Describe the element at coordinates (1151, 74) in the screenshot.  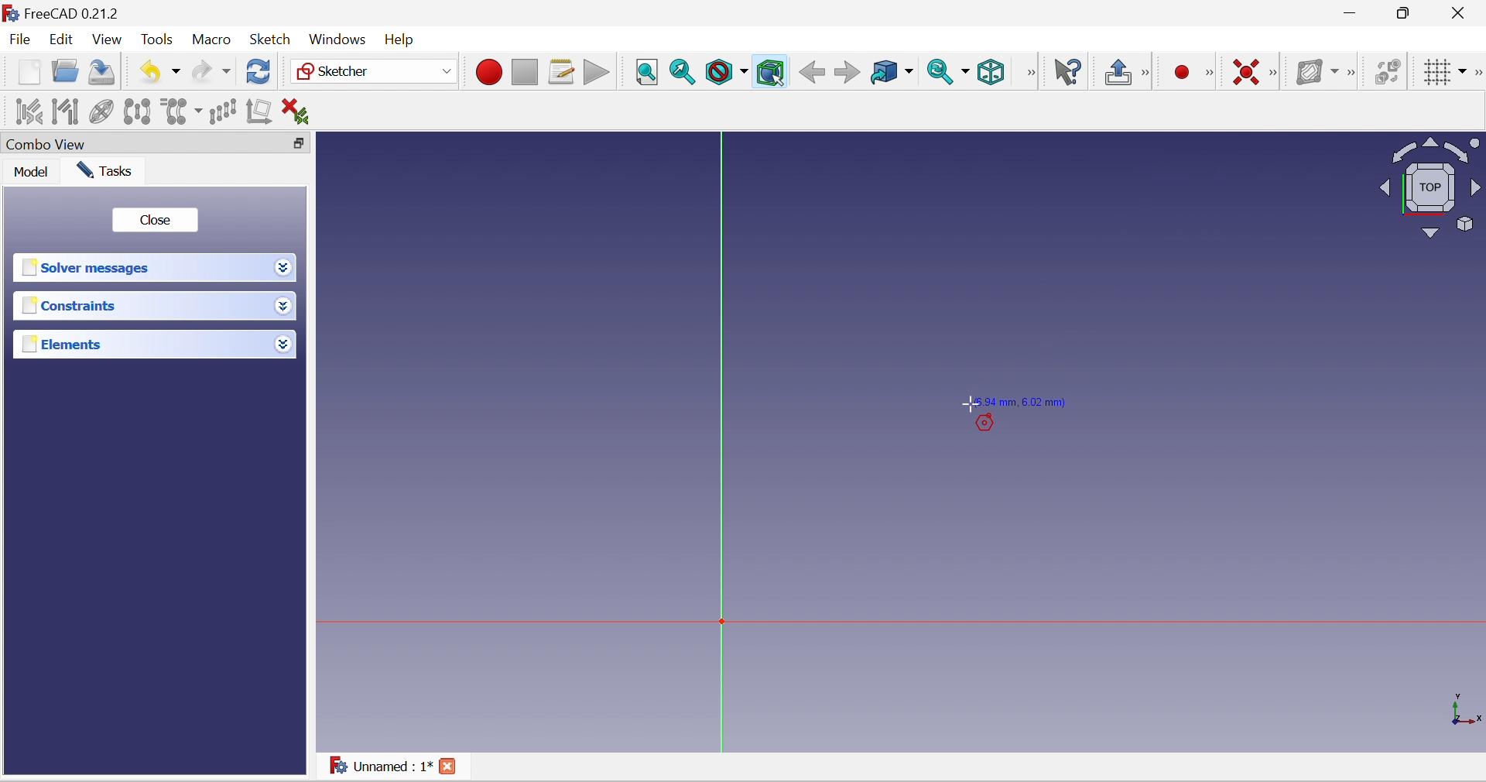
I see `[Sketcher edit mode]` at that location.